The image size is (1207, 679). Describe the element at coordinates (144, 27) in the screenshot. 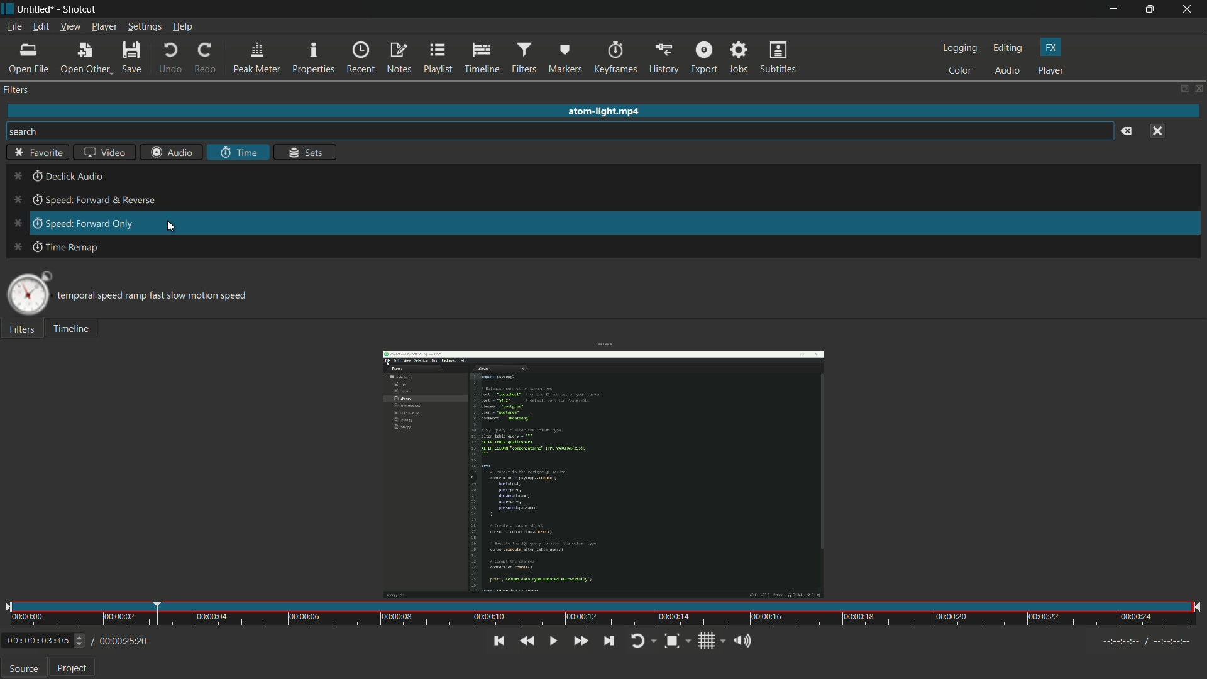

I see `settings menu` at that location.